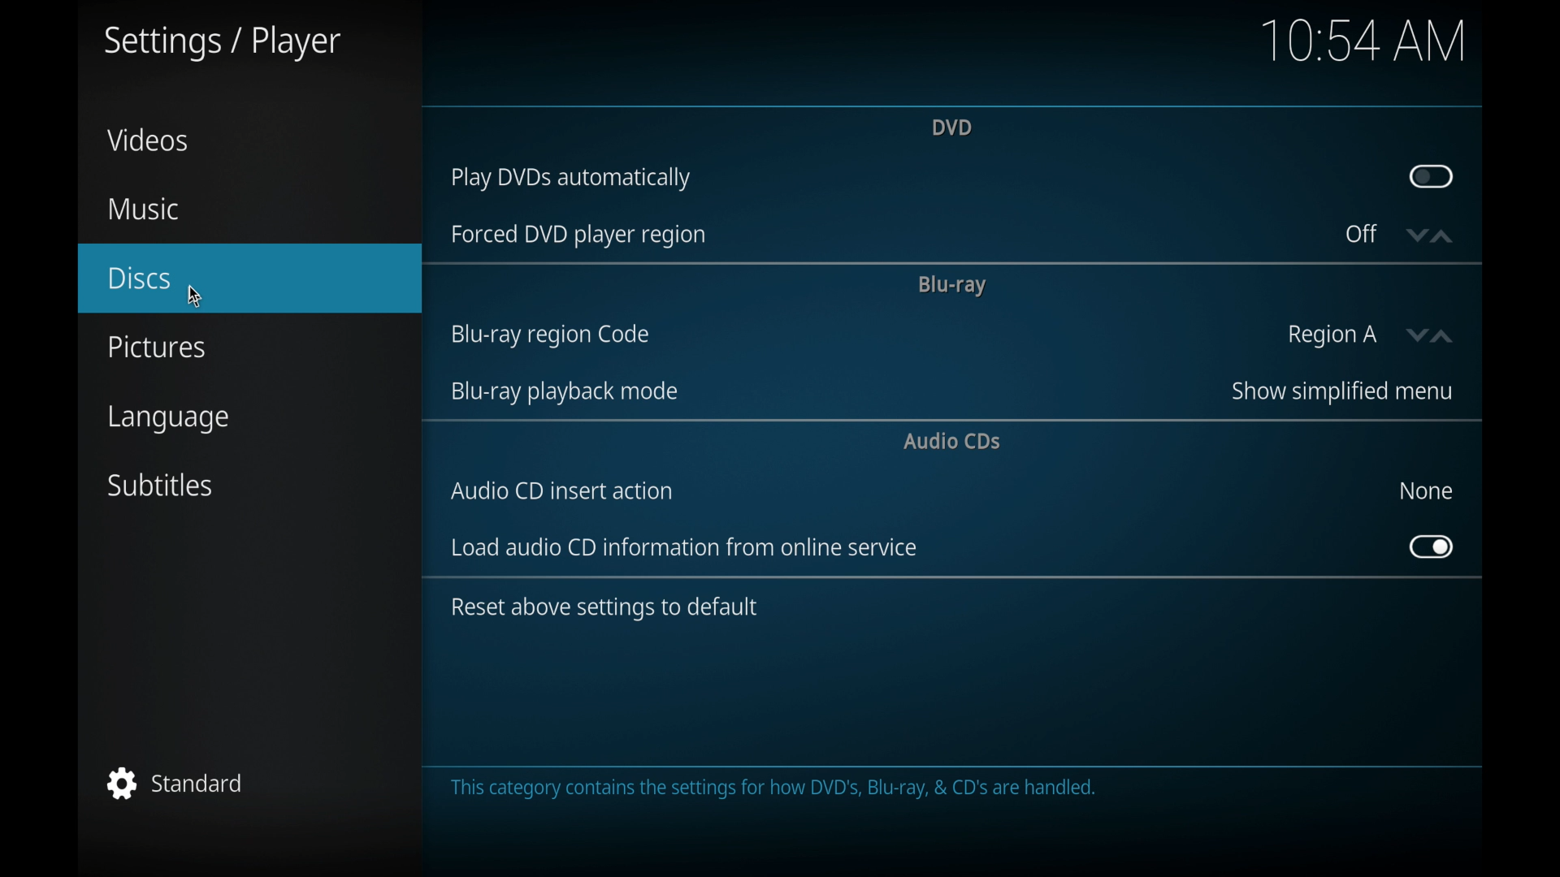 Image resolution: width=1560 pixels, height=877 pixels. I want to click on videos, so click(148, 140).